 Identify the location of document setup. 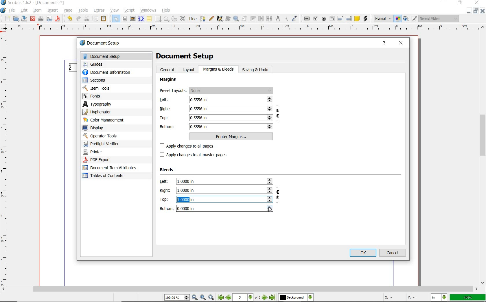
(108, 43).